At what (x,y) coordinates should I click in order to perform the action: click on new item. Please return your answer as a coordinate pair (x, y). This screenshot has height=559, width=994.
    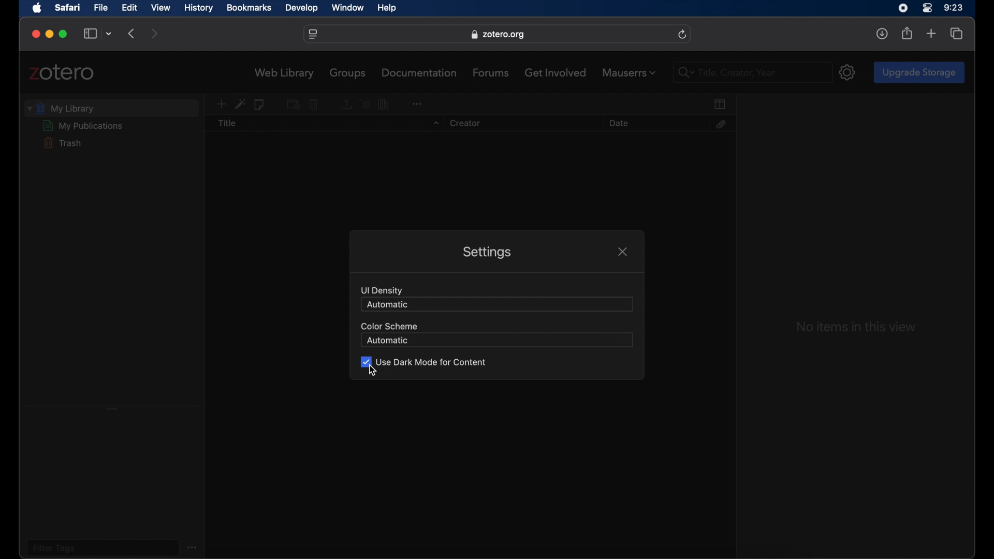
    Looking at the image, I should click on (221, 105).